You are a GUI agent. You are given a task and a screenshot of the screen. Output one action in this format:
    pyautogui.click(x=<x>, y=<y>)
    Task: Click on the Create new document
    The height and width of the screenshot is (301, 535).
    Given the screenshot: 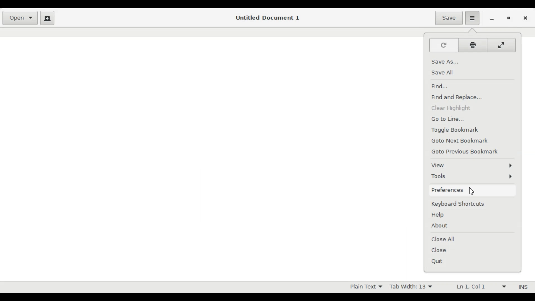 What is the action you would take?
    pyautogui.click(x=47, y=18)
    